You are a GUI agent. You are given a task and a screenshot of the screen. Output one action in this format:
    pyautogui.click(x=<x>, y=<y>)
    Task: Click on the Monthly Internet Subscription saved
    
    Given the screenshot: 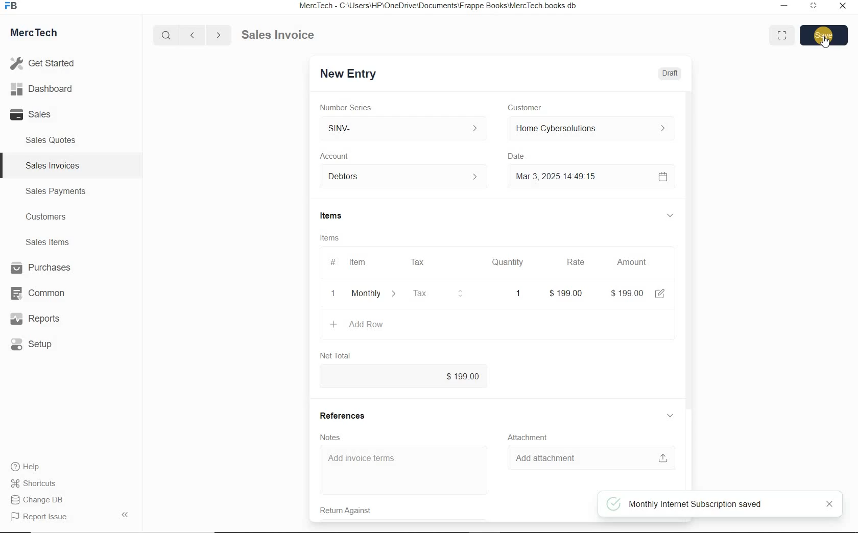 What is the action you would take?
    pyautogui.click(x=689, y=504)
    